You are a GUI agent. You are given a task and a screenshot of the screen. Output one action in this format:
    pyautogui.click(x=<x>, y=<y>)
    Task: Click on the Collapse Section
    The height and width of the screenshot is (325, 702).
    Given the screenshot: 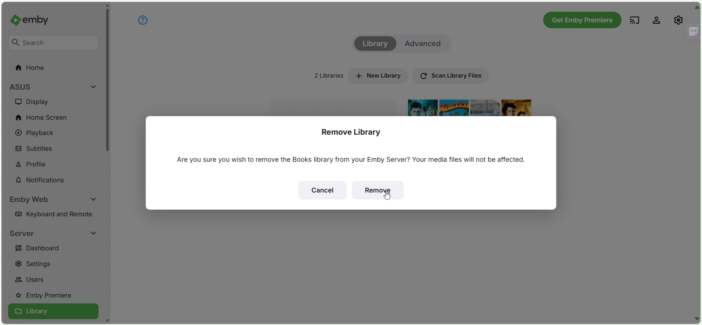 What is the action you would take?
    pyautogui.click(x=94, y=199)
    